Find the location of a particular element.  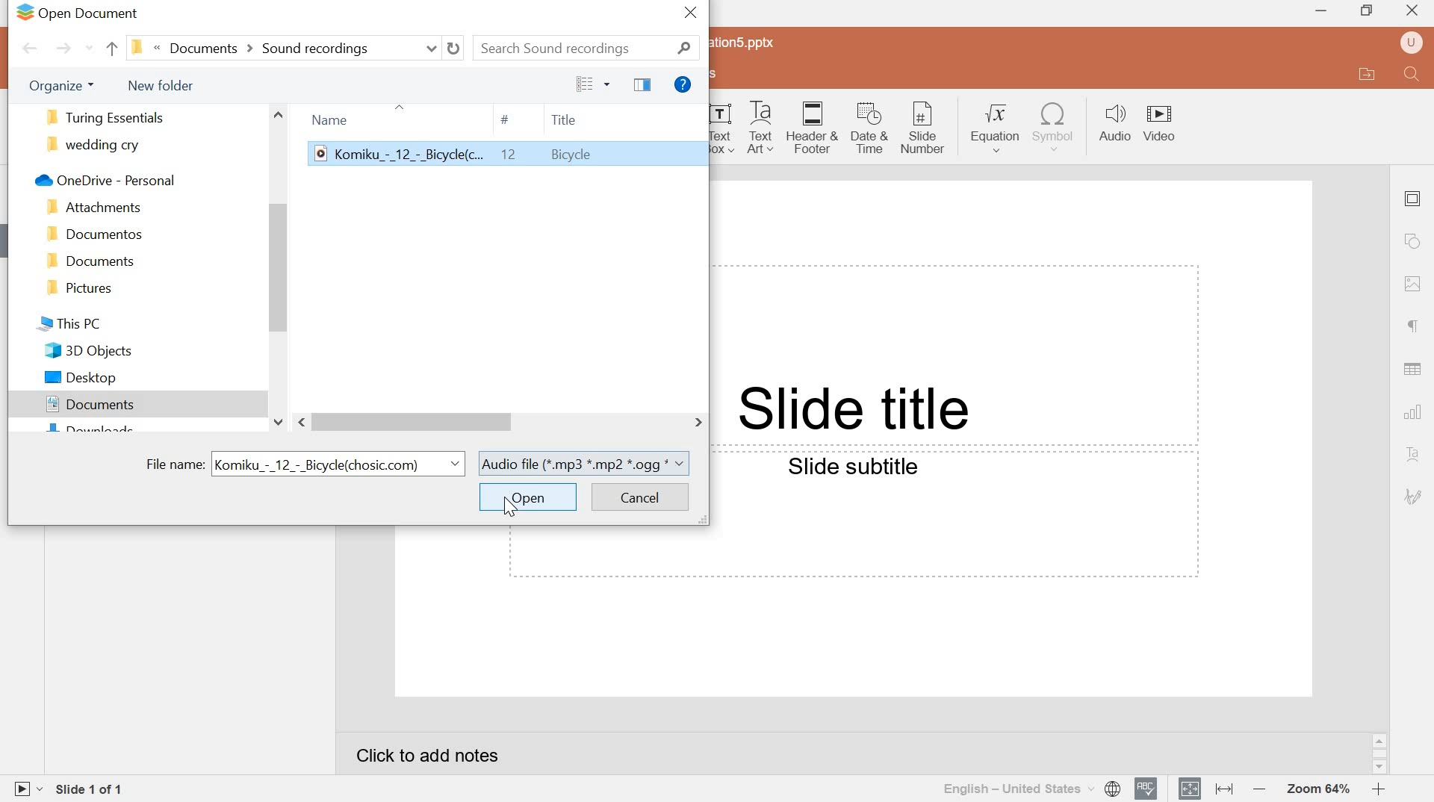

zoom in is located at coordinates (1378, 789).